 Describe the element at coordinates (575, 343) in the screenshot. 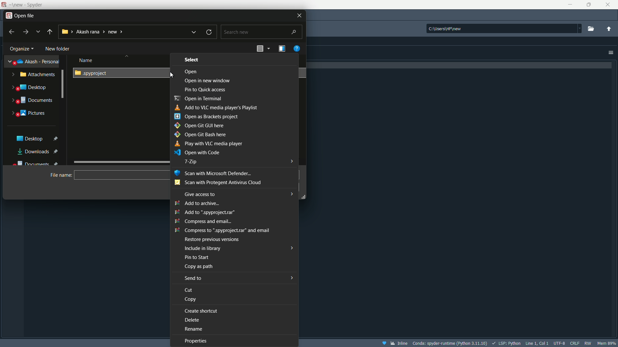

I see `file eol status` at that location.